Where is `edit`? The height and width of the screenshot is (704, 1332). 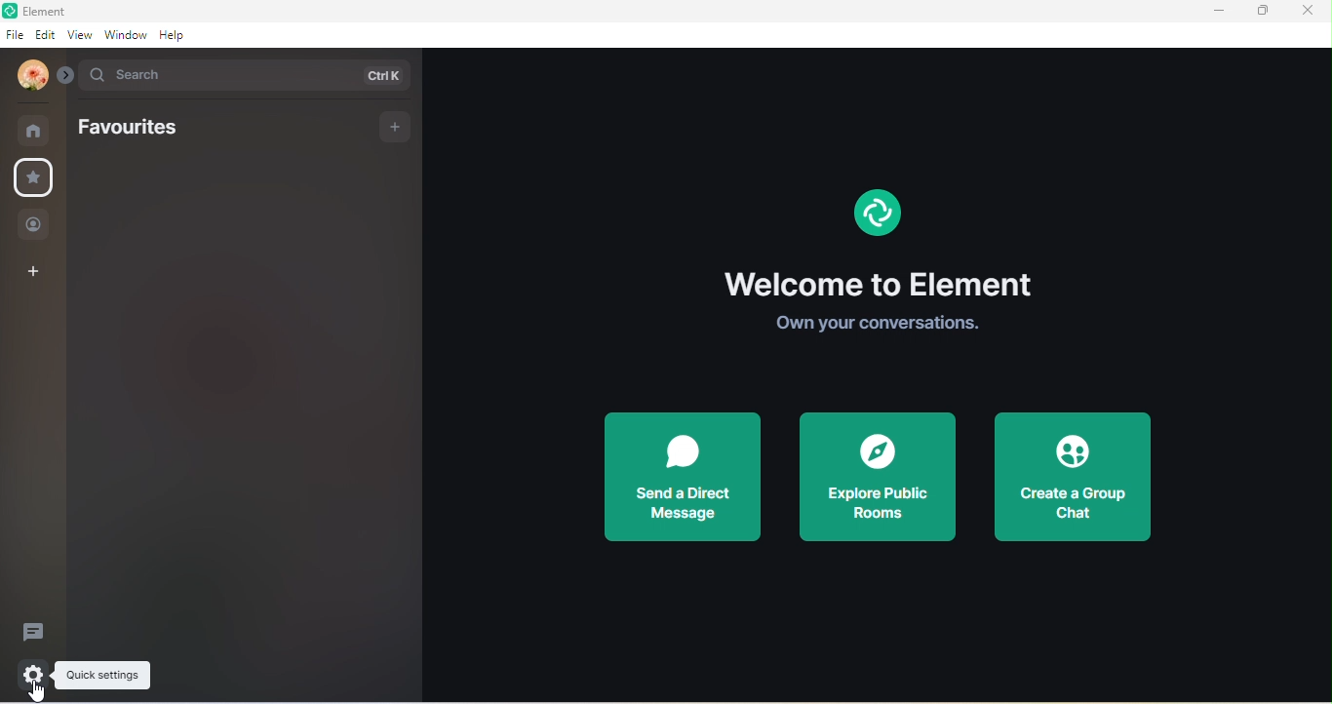
edit is located at coordinates (43, 34).